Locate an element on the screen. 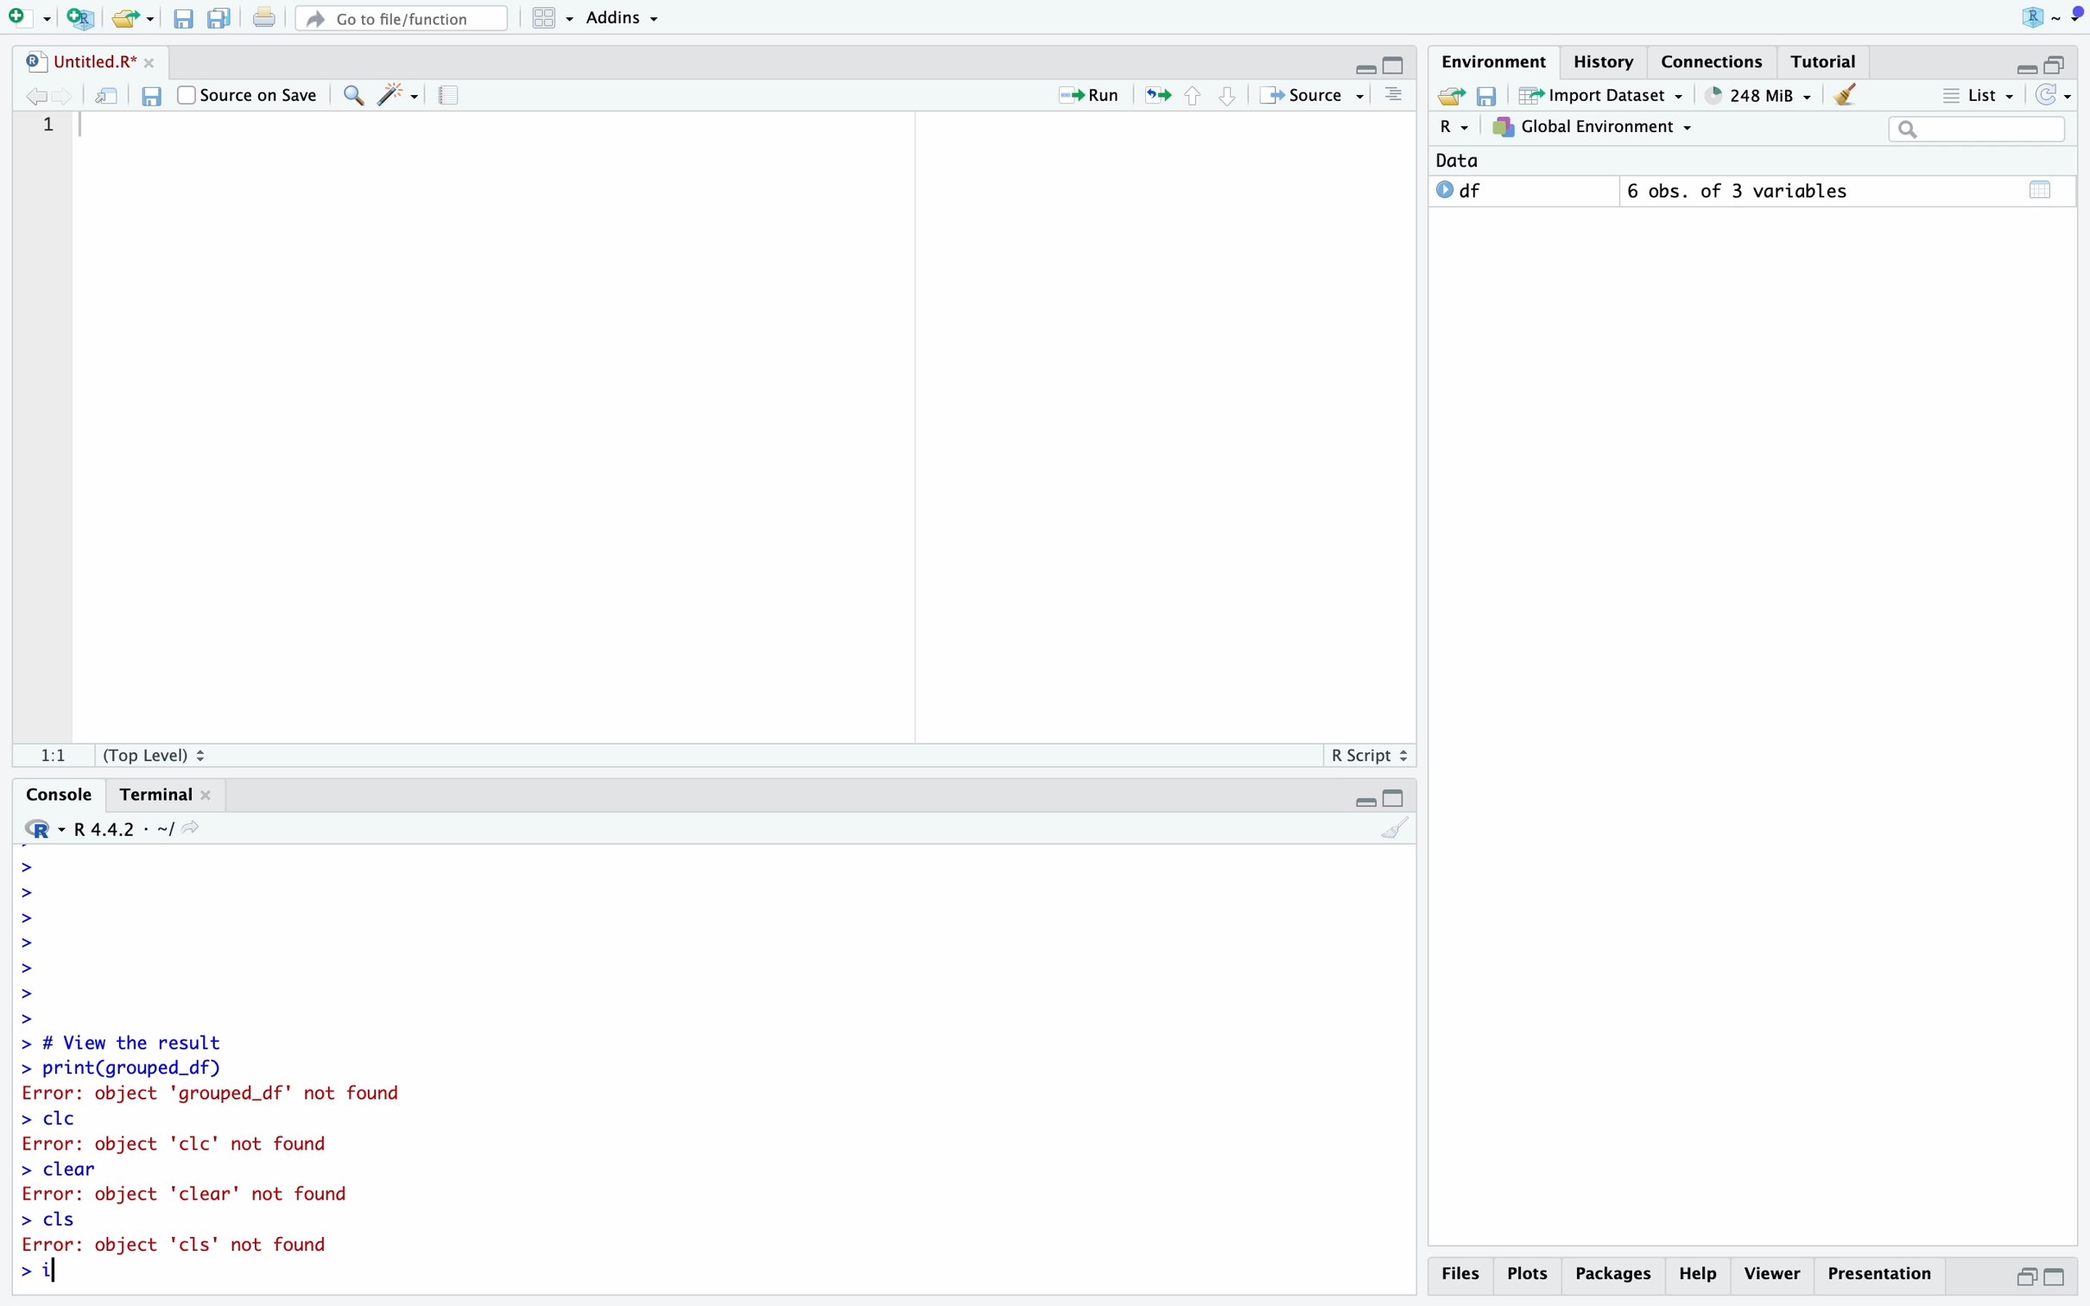 This screenshot has width=2090, height=1306. Project is located at coordinates (2050, 18).